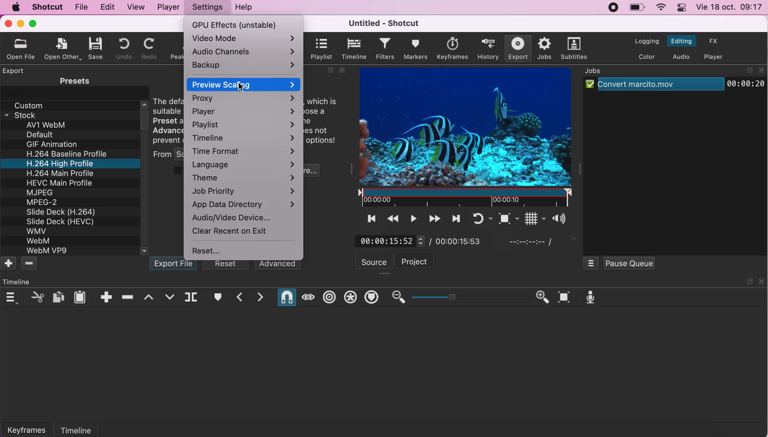  I want to click on keyframes, so click(451, 48).